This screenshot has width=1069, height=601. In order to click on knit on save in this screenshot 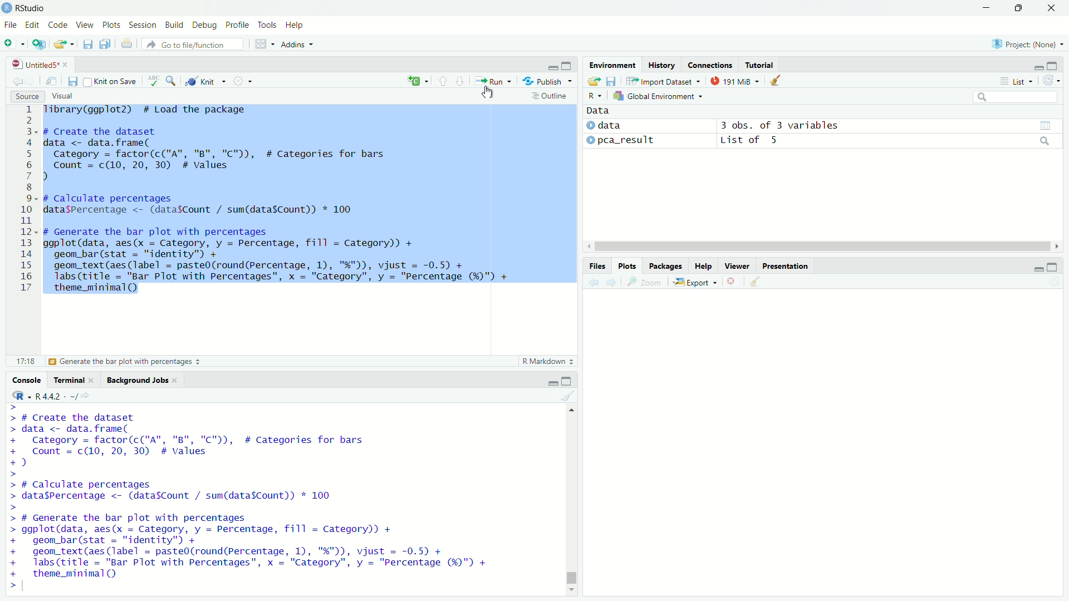, I will do `click(111, 82)`.